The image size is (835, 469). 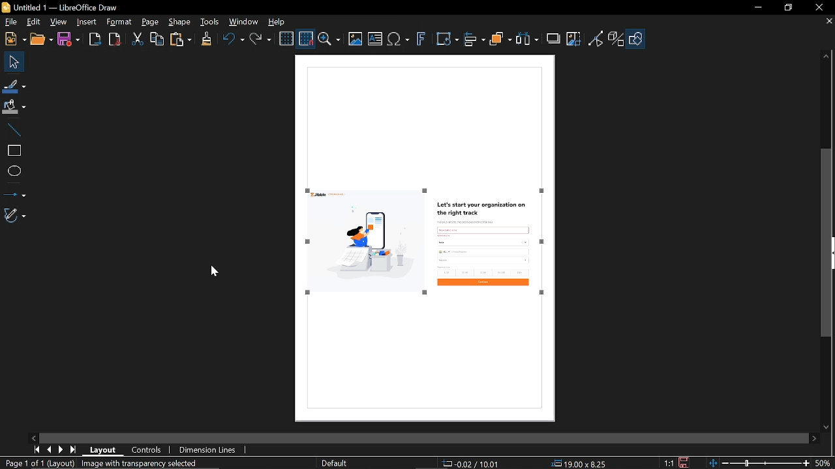 I want to click on Image added, so click(x=427, y=246).